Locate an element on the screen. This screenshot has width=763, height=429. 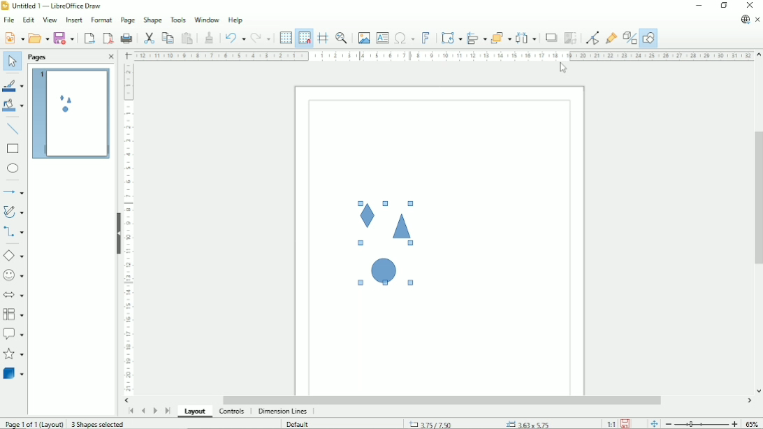
Insert is located at coordinates (73, 20).